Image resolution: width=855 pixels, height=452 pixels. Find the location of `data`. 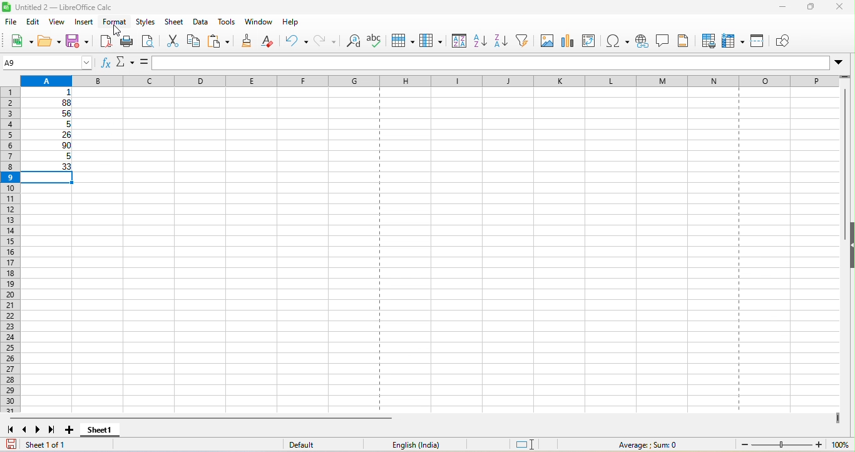

data is located at coordinates (202, 23).